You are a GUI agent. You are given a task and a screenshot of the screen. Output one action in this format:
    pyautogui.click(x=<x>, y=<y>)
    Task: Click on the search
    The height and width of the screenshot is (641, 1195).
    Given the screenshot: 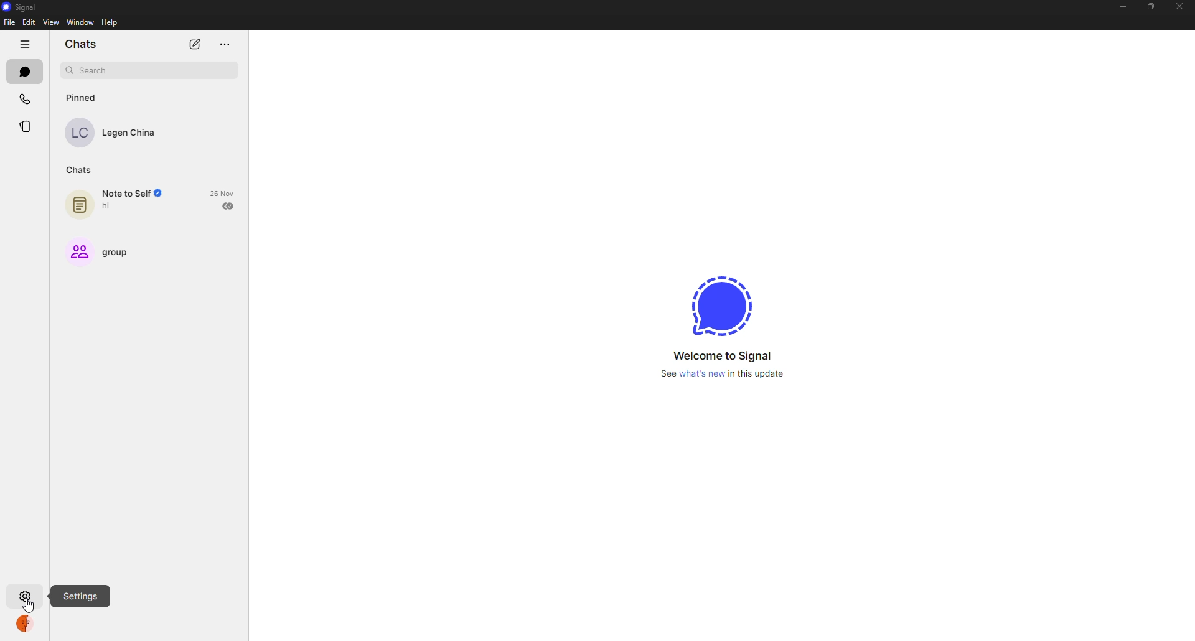 What is the action you would take?
    pyautogui.click(x=88, y=70)
    